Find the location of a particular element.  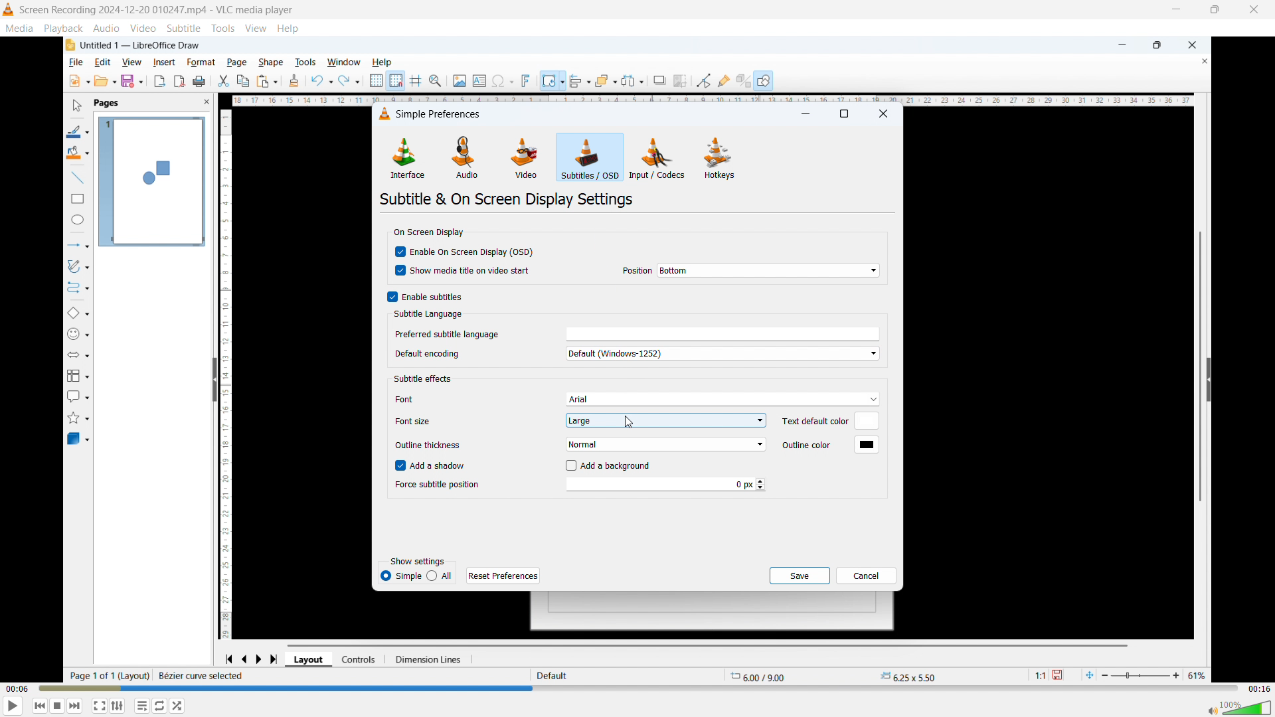

Preferred subtitle language is located at coordinates (447, 335).